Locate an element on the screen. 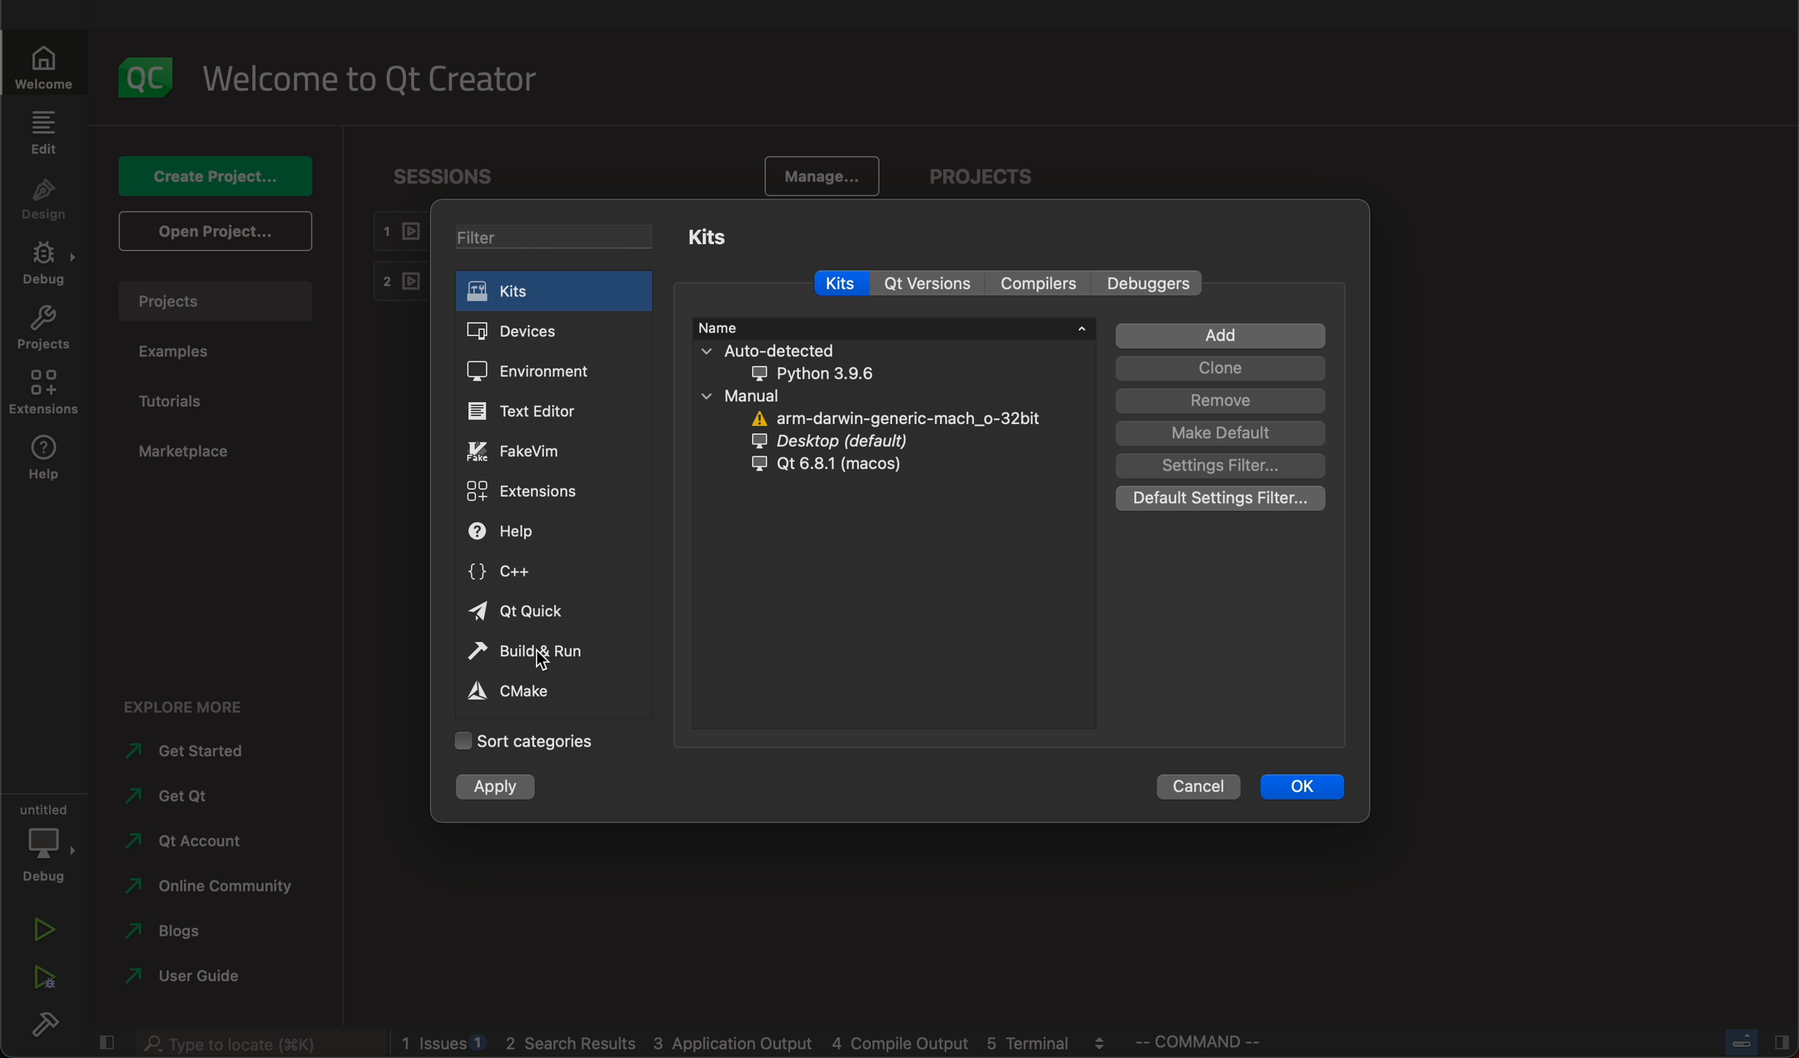  debug is located at coordinates (44, 262).